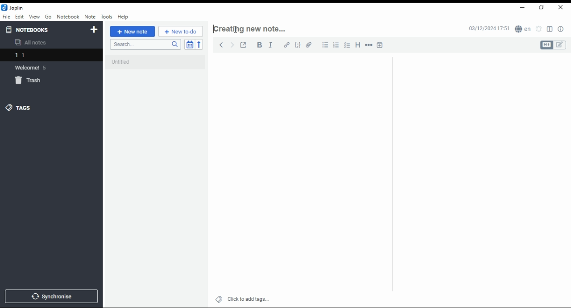 This screenshot has height=308, width=571. Describe the element at coordinates (33, 43) in the screenshot. I see `all notes` at that location.